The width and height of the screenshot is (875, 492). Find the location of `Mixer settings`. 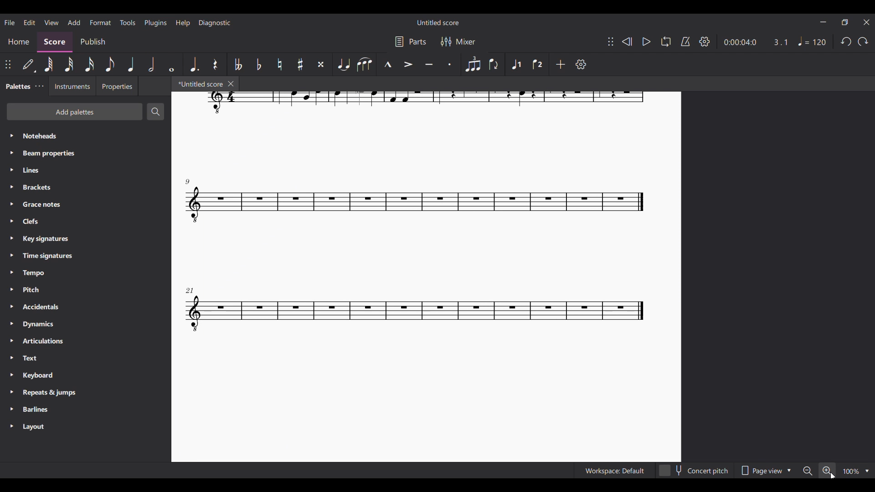

Mixer settings is located at coordinates (458, 41).